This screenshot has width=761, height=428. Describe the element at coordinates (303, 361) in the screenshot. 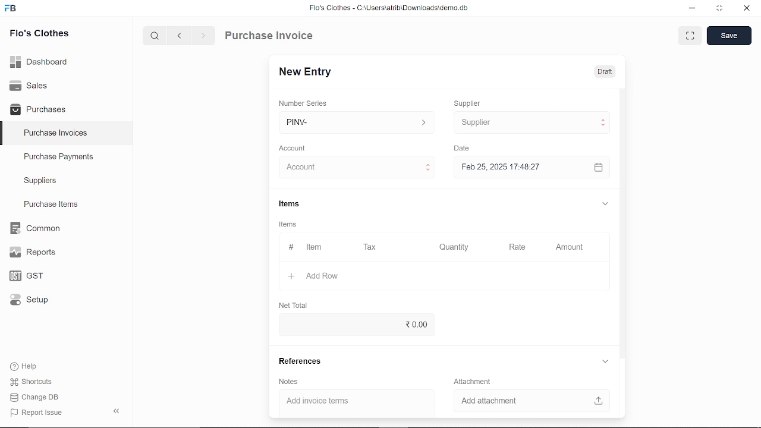

I see `References.` at that location.